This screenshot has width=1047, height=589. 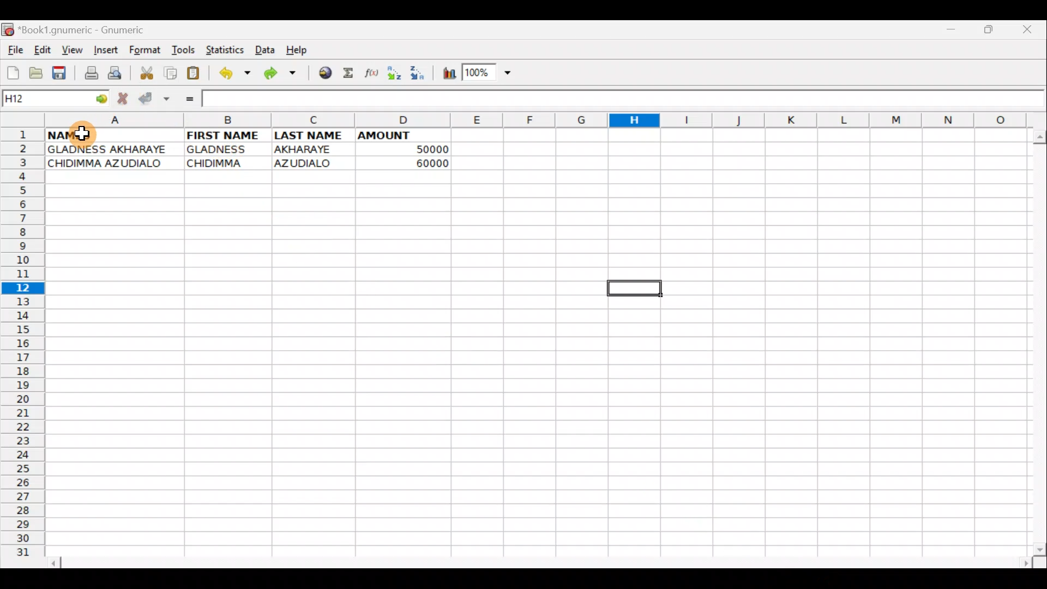 What do you see at coordinates (153, 99) in the screenshot?
I see `Accept change` at bounding box center [153, 99].